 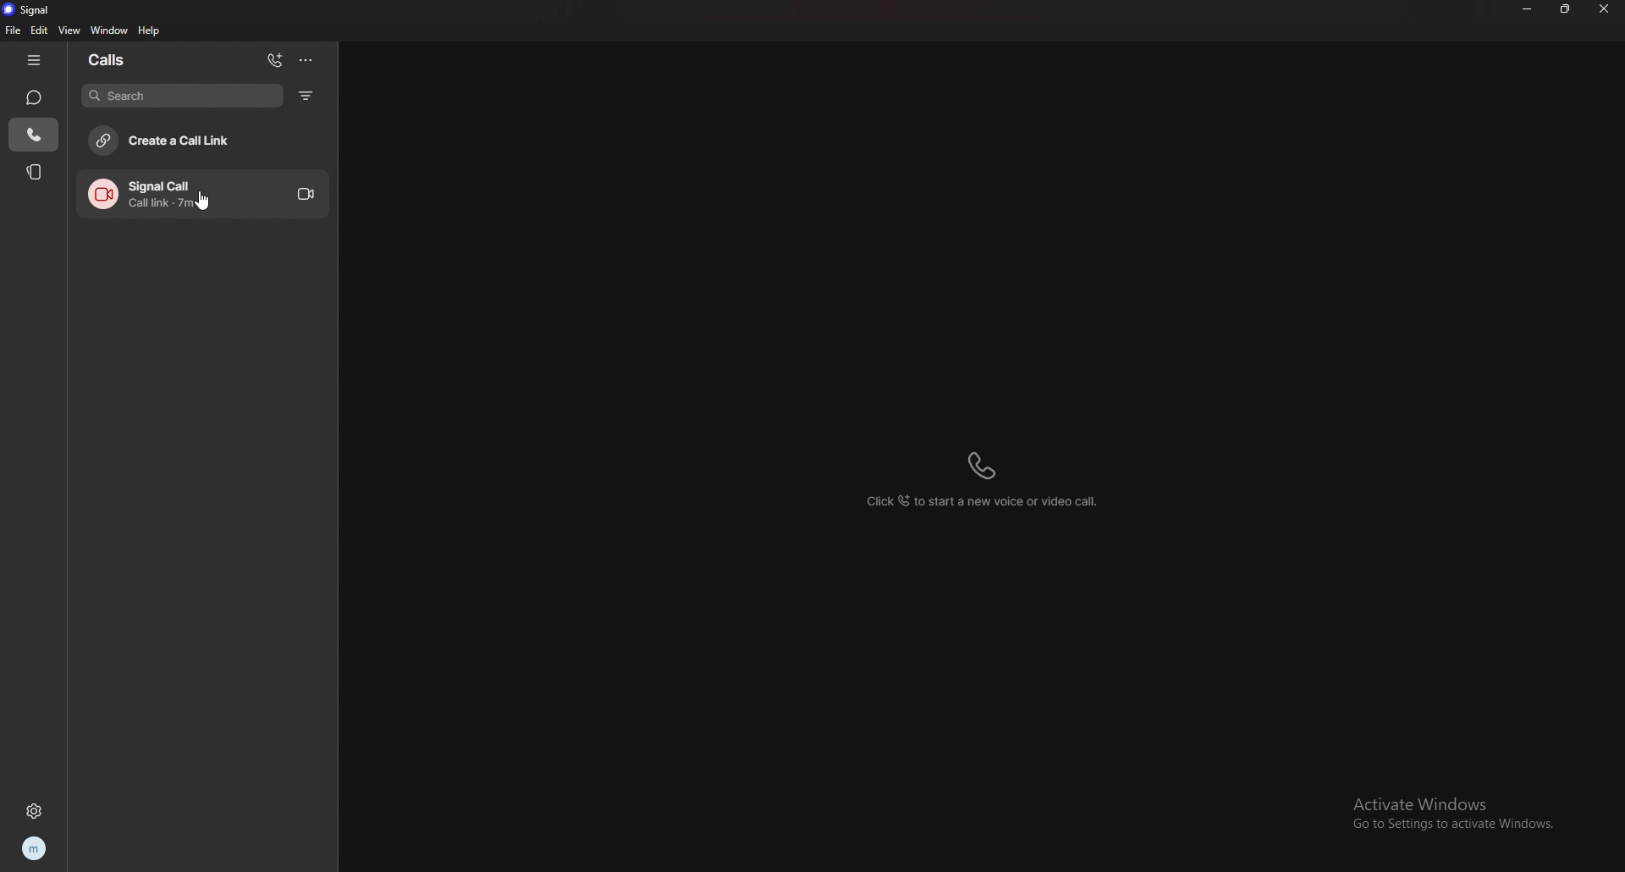 I want to click on stories, so click(x=36, y=171).